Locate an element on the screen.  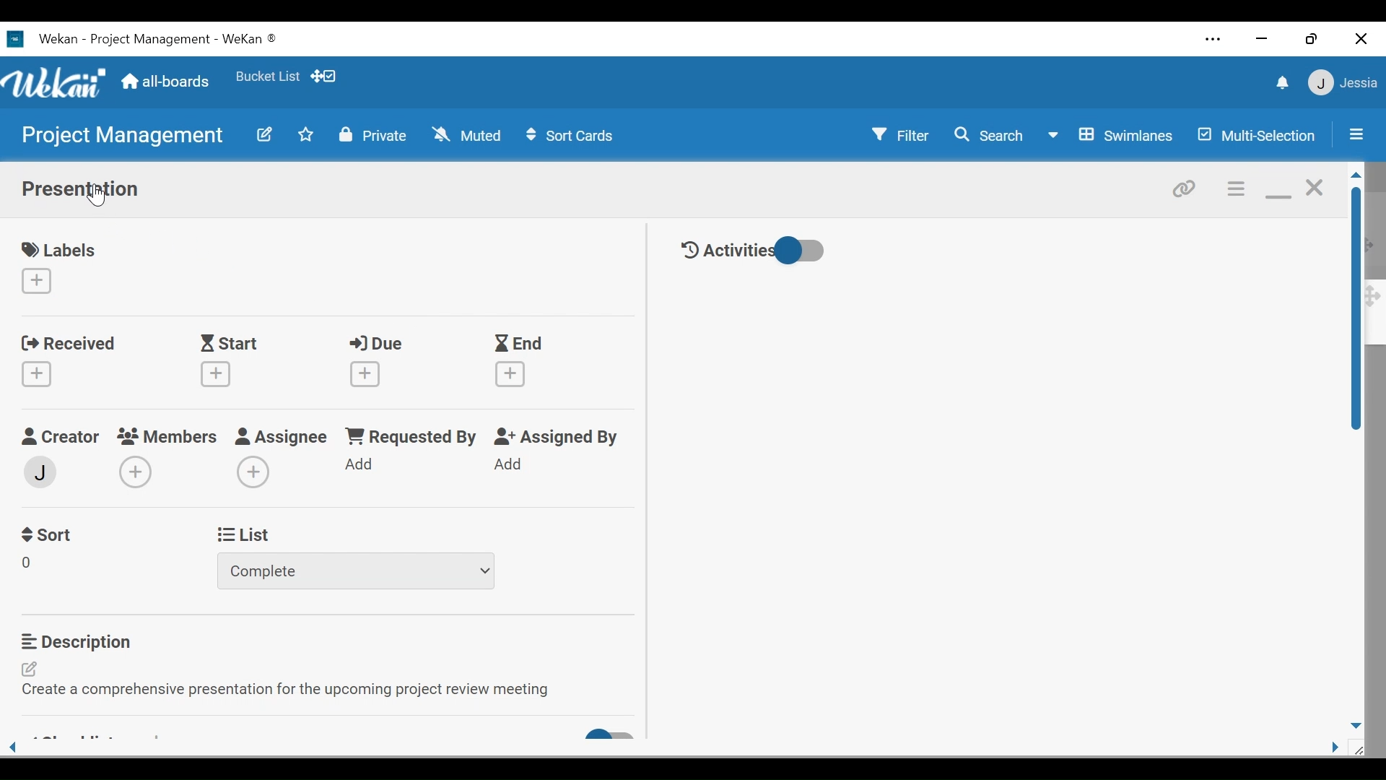
Activities is located at coordinates (724, 251).